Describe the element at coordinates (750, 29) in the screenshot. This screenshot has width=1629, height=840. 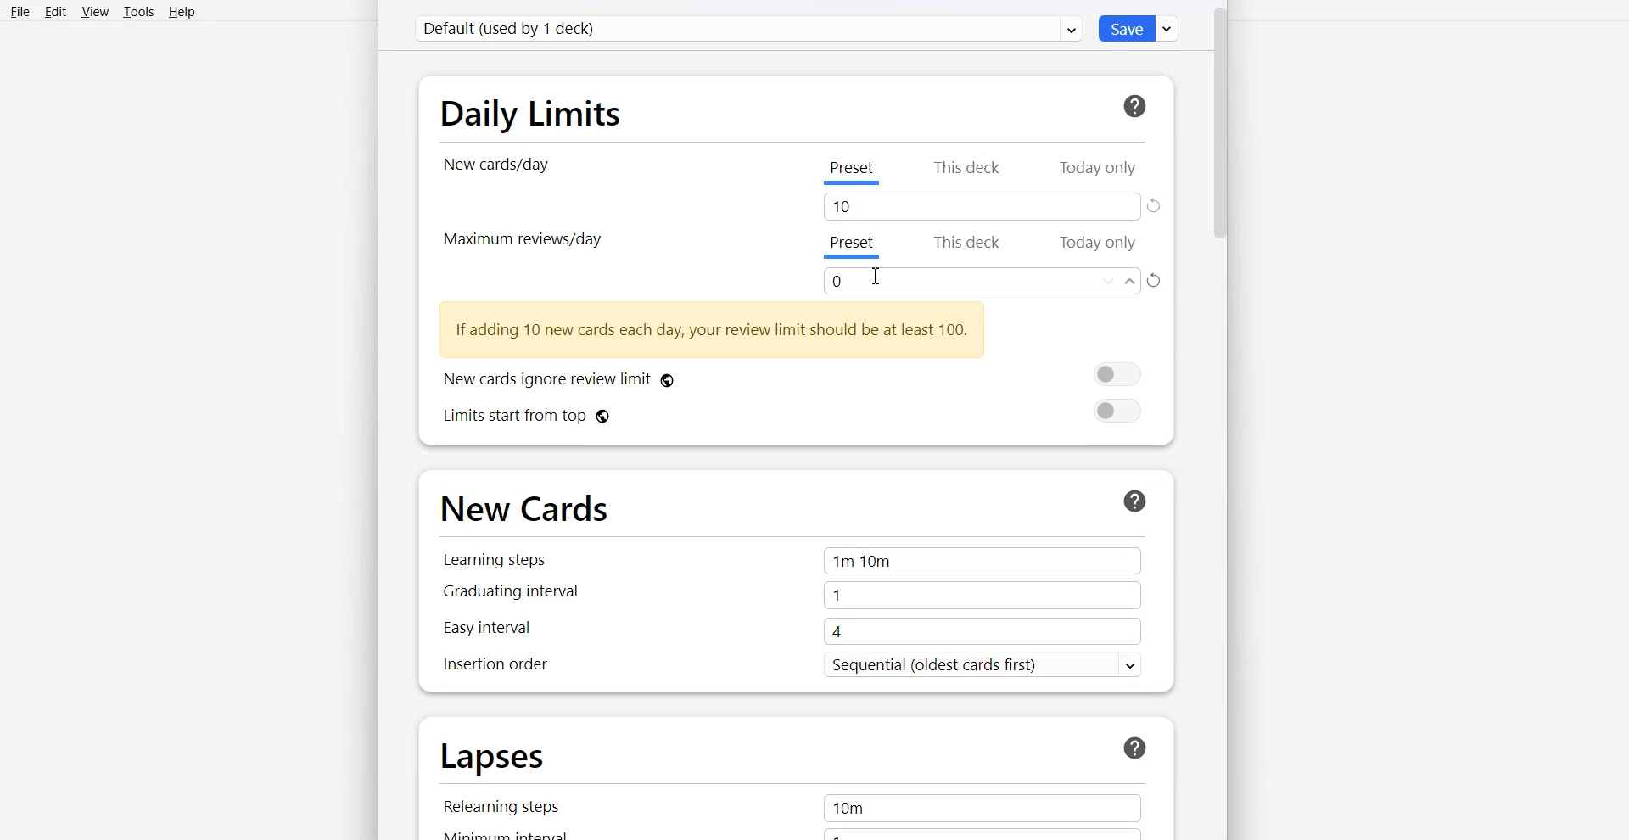
I see `Default` at that location.